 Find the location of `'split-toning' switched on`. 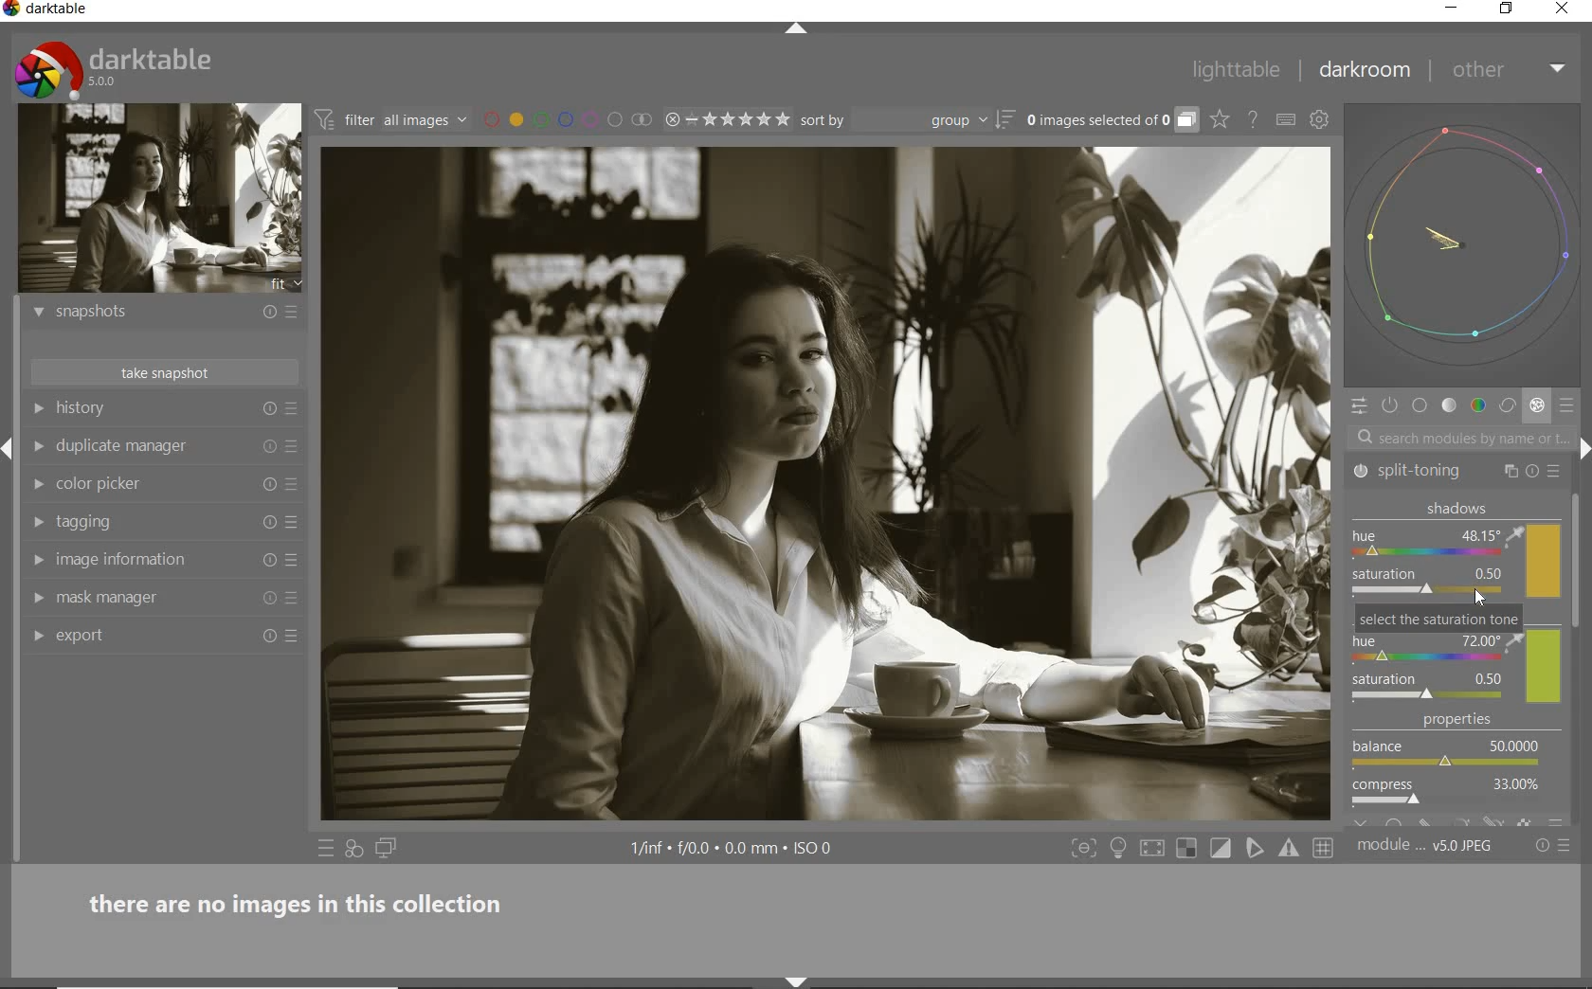

'split-toning' switched on is located at coordinates (1364, 471).